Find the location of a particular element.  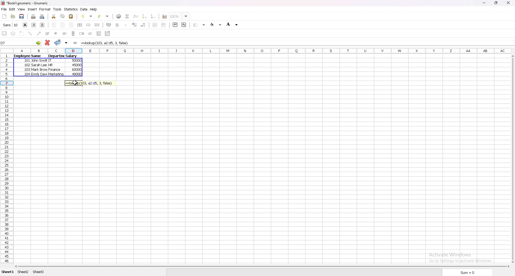

print is located at coordinates (34, 16).